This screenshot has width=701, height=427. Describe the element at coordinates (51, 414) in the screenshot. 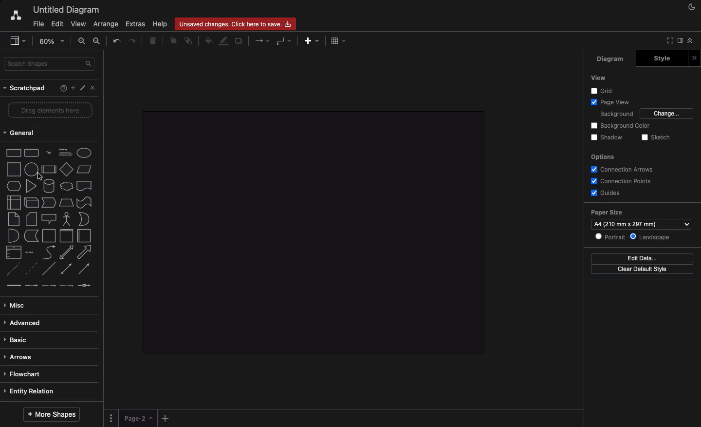

I see `More shapes` at that location.